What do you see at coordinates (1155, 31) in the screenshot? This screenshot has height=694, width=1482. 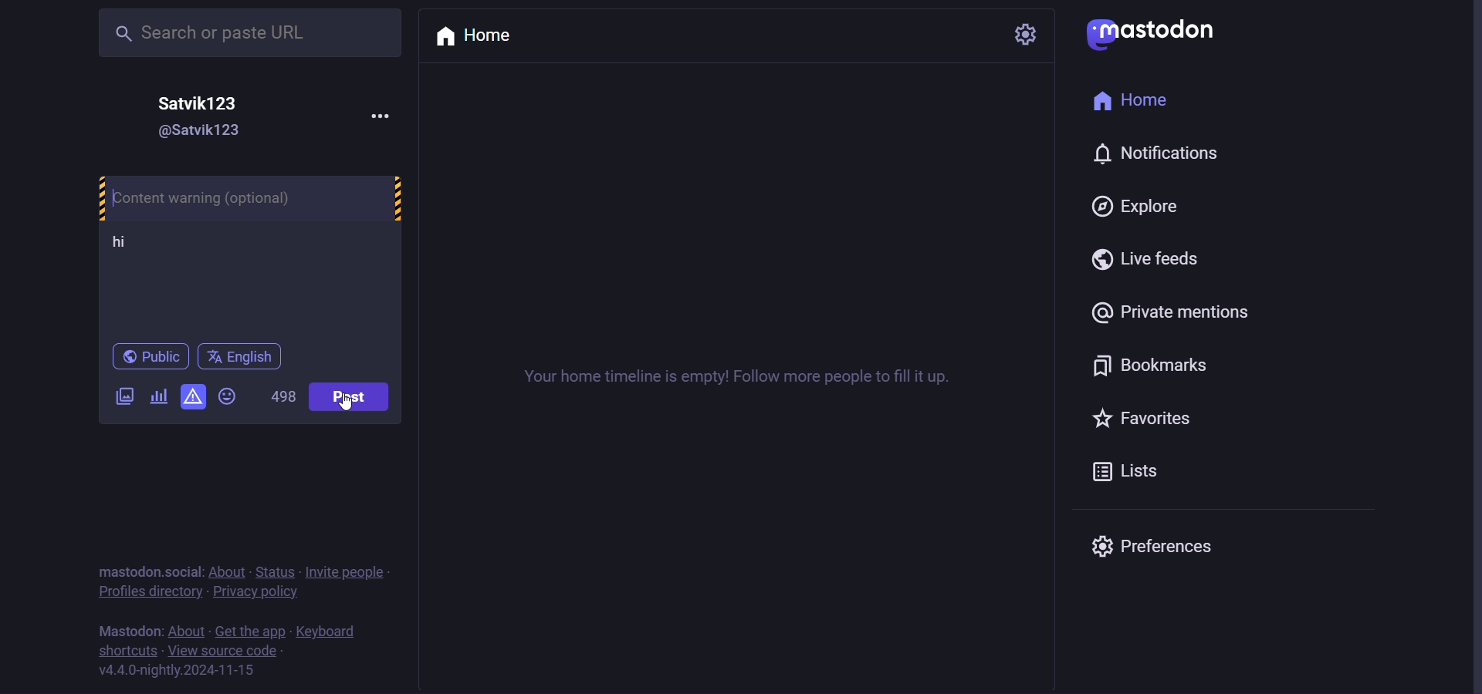 I see `mastodon` at bounding box center [1155, 31].